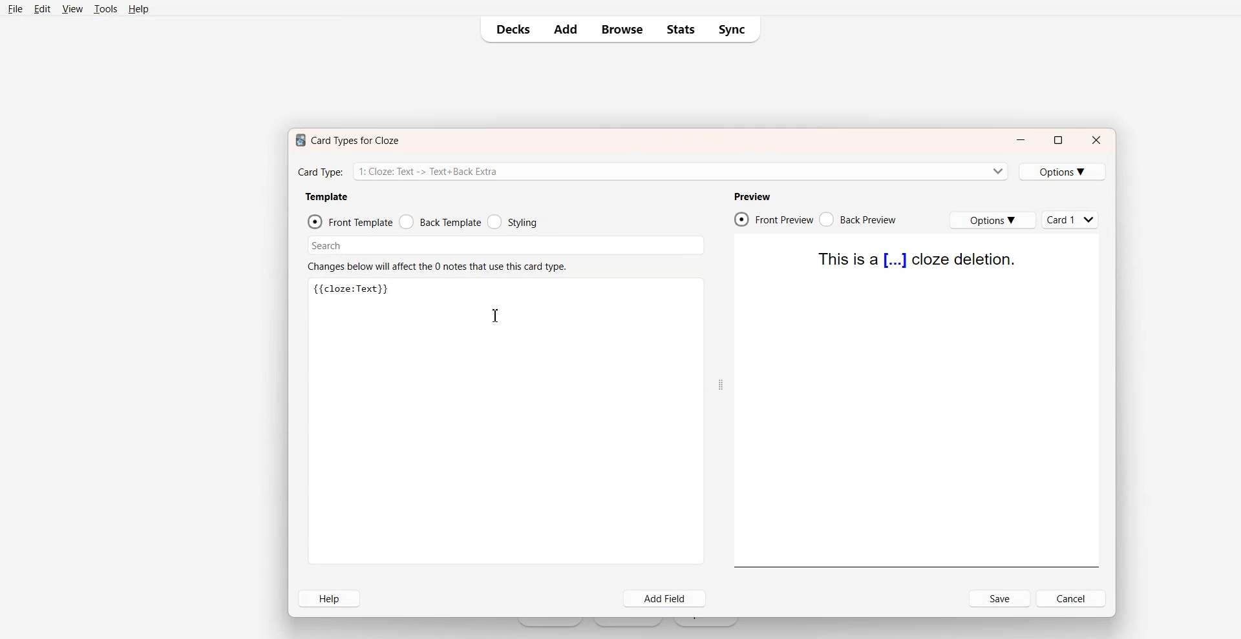  What do you see at coordinates (652, 170) in the screenshot?
I see `Card Type` at bounding box center [652, 170].